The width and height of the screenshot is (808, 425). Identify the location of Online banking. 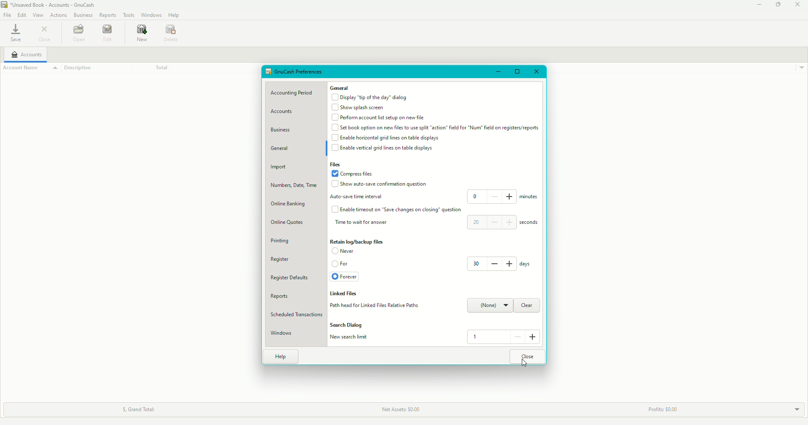
(289, 204).